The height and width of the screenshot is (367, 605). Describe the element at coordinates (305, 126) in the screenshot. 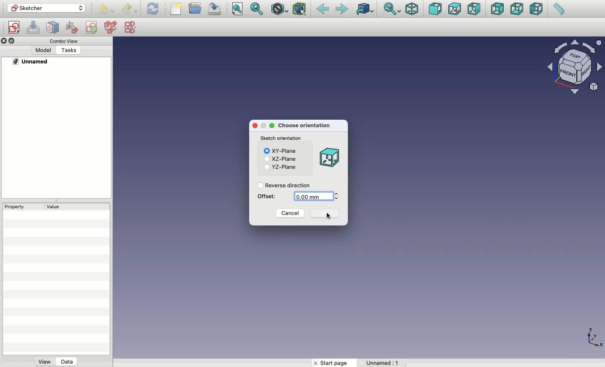

I see `Choose orientation ` at that location.